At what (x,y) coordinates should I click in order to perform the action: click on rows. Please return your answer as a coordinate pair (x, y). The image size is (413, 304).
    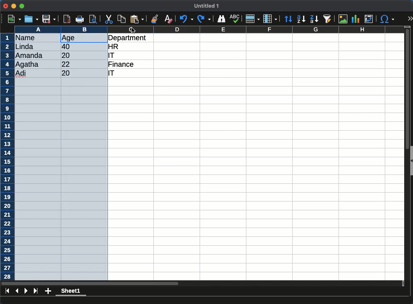
    Looking at the image, I should click on (252, 19).